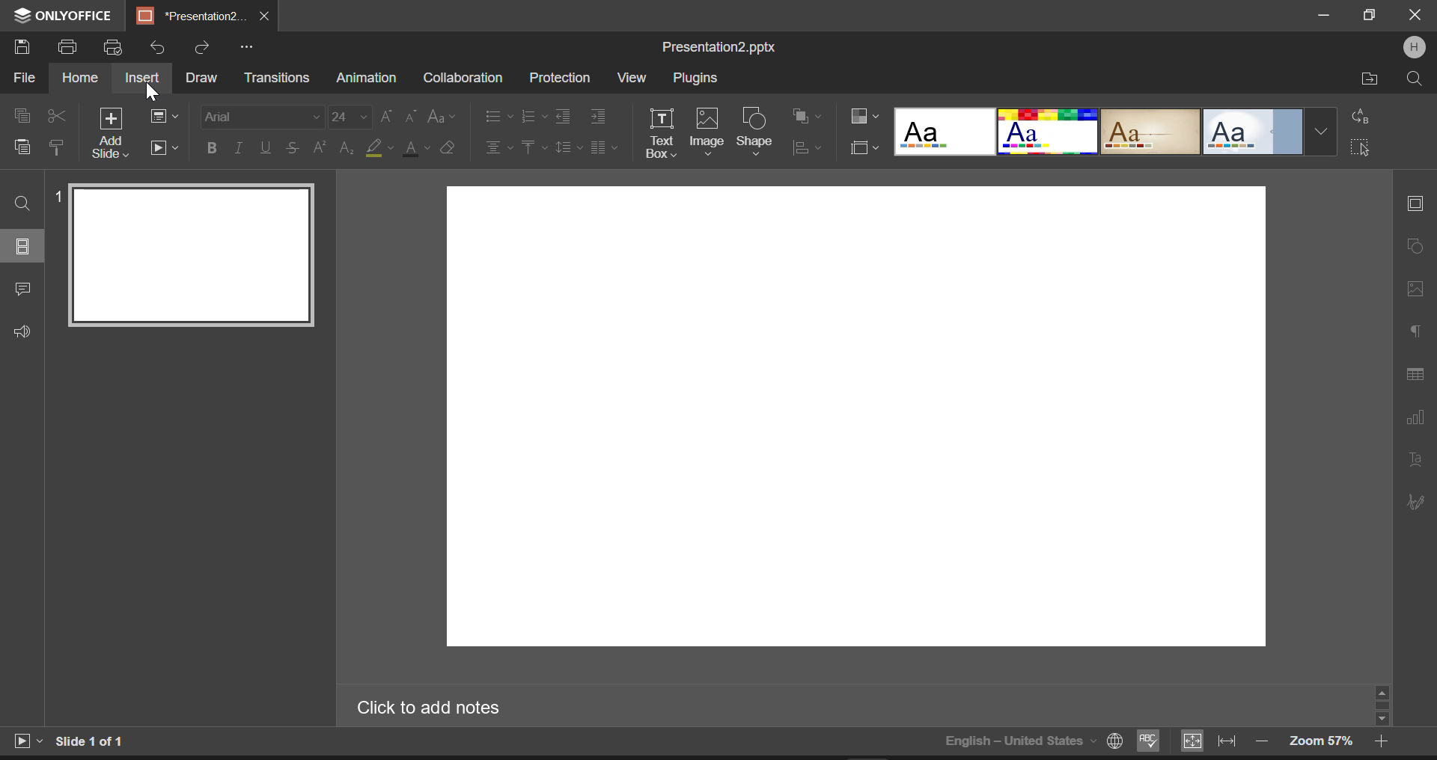 Image resolution: width=1437 pixels, height=760 pixels. I want to click on Start Slideshow, so click(168, 147).